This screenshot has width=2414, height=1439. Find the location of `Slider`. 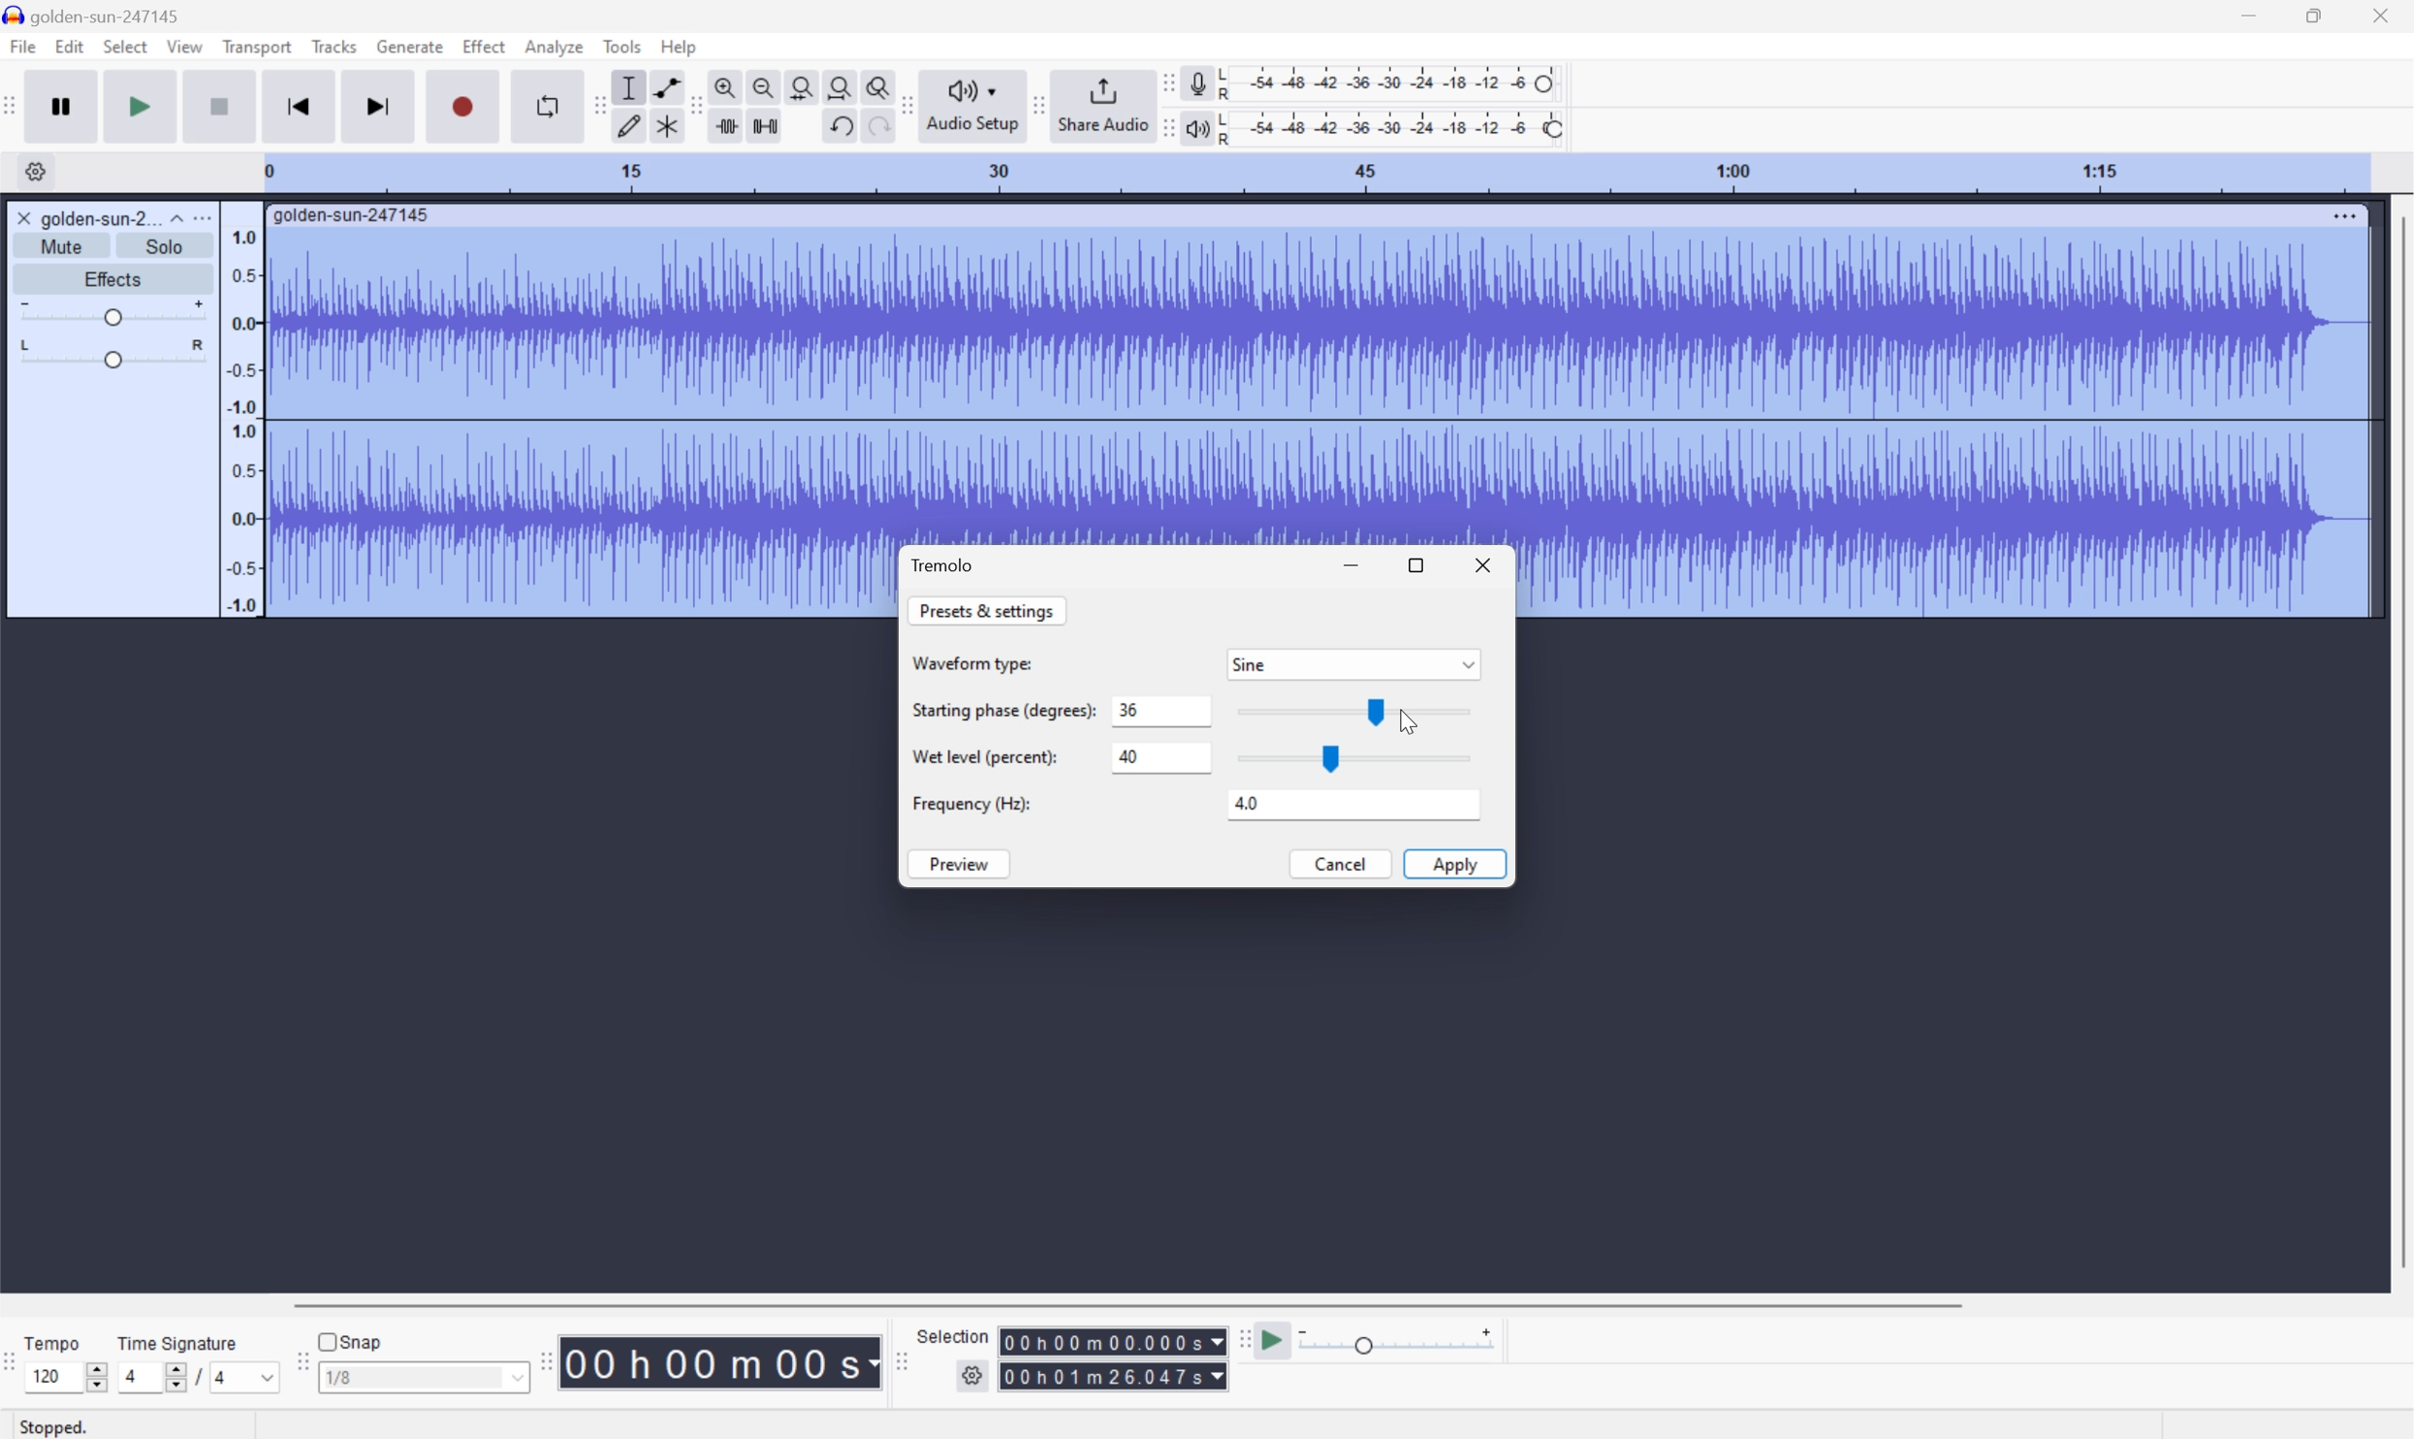

Slider is located at coordinates (1349, 710).